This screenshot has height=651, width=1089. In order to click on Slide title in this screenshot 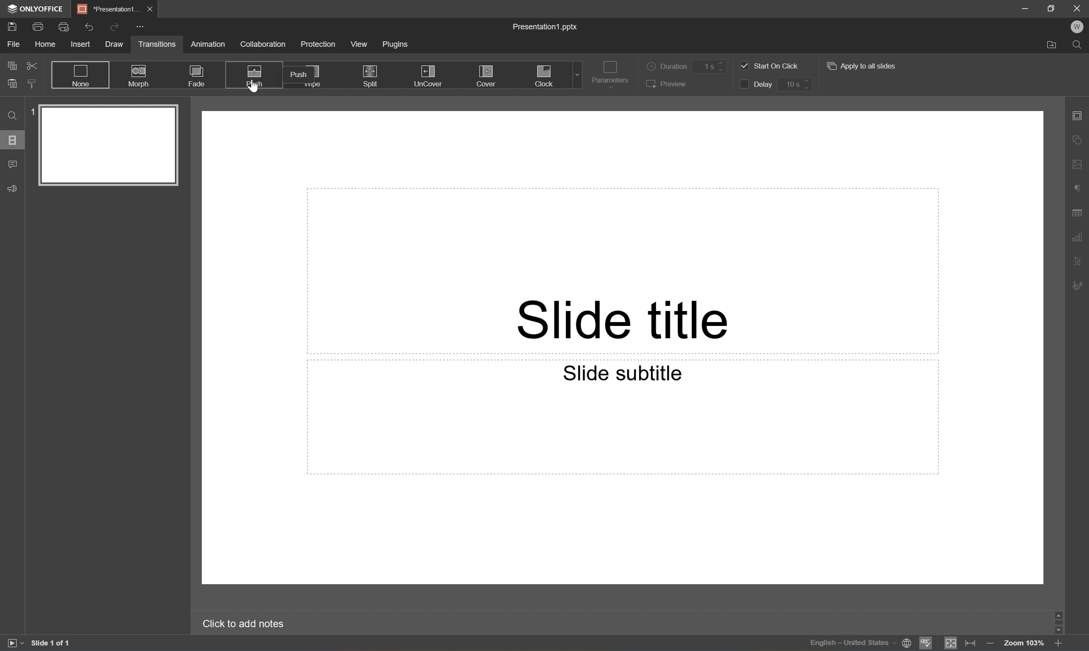, I will do `click(623, 319)`.